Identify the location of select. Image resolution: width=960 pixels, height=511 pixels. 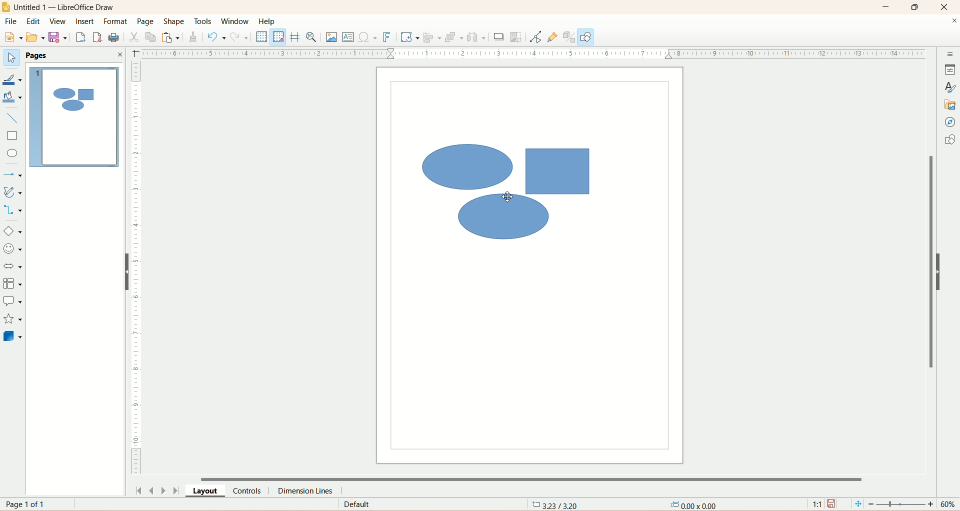
(12, 57).